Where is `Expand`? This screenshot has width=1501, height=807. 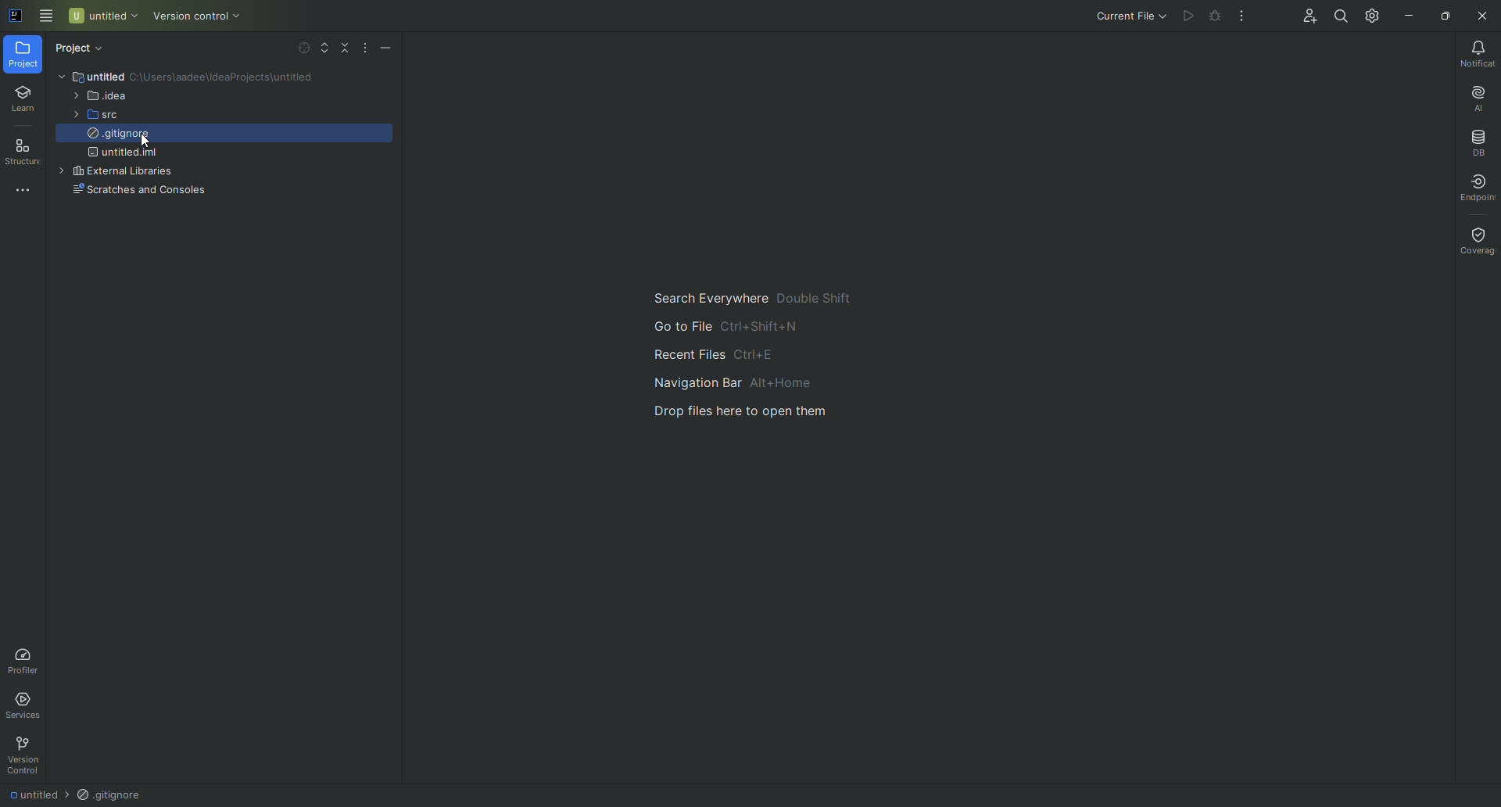 Expand is located at coordinates (328, 48).